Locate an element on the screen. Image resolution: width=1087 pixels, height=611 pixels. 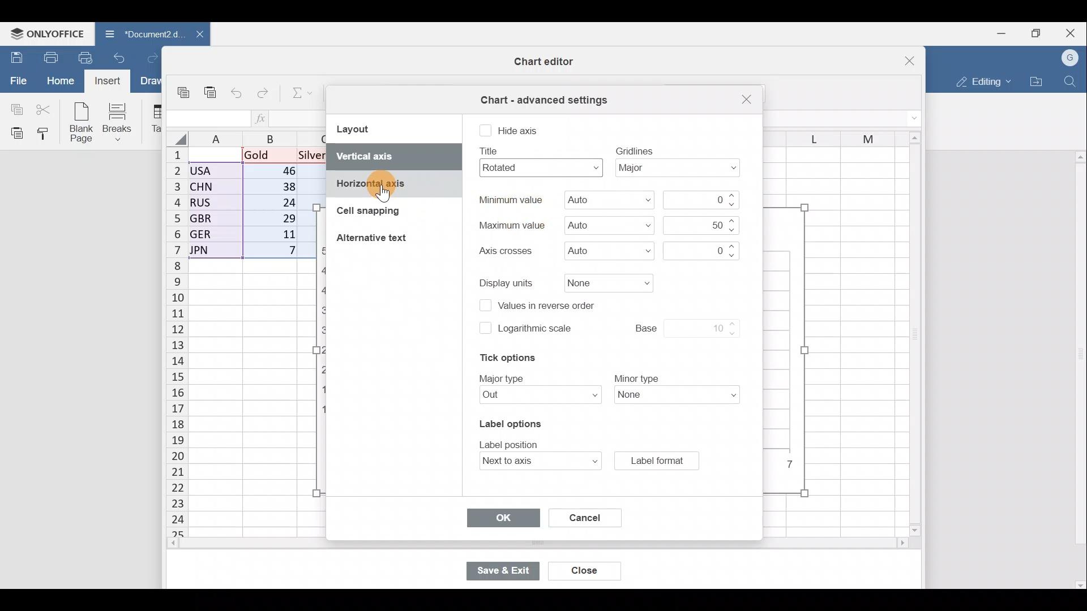
Summation is located at coordinates (297, 94).